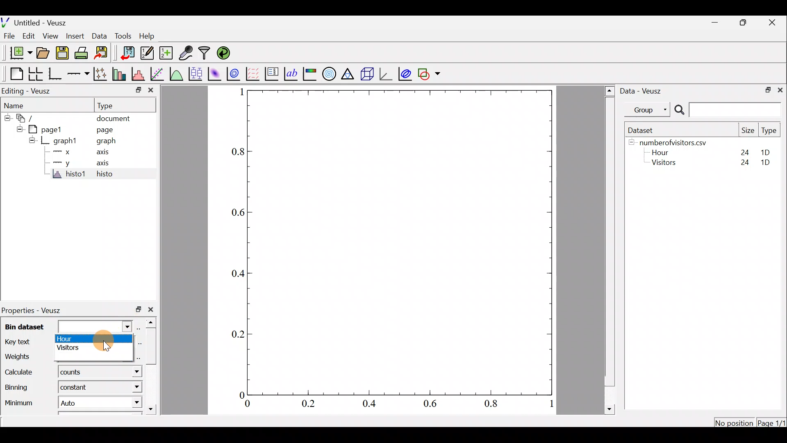  I want to click on Group, so click(648, 111).